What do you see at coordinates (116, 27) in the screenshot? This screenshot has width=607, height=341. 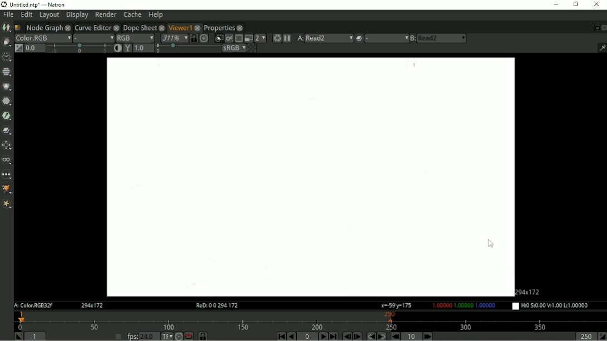 I see `close` at bounding box center [116, 27].